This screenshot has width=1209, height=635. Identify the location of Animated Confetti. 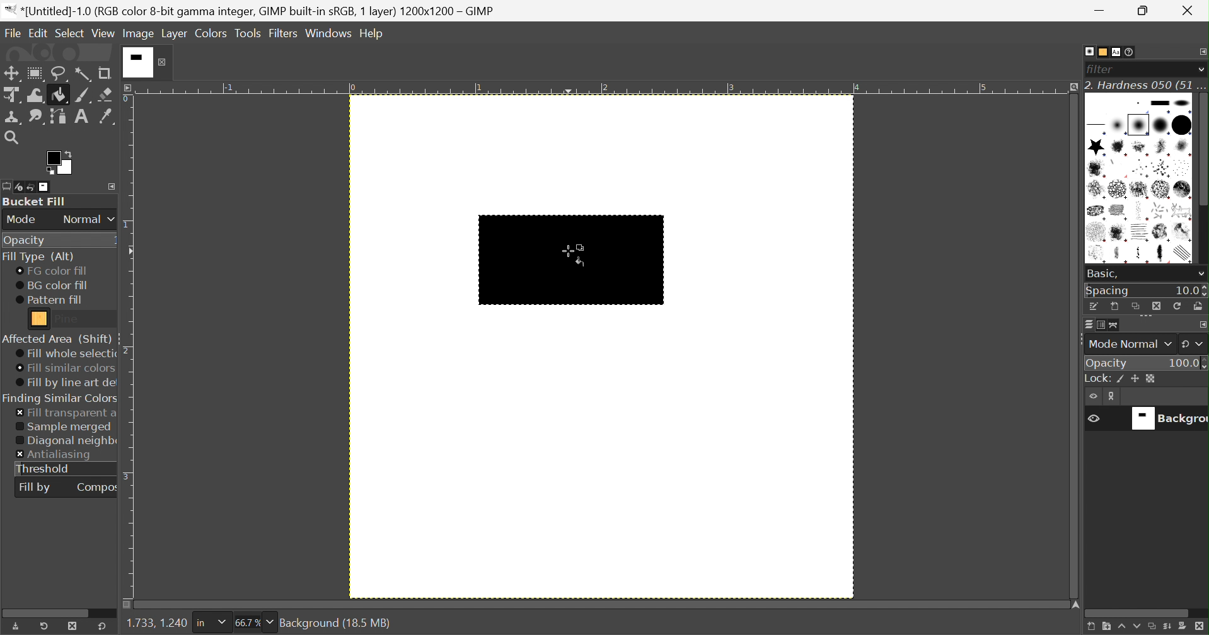
(1118, 169).